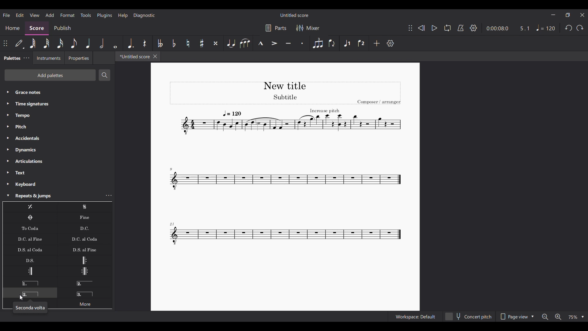  What do you see at coordinates (130, 43) in the screenshot?
I see `Augmentation dot` at bounding box center [130, 43].